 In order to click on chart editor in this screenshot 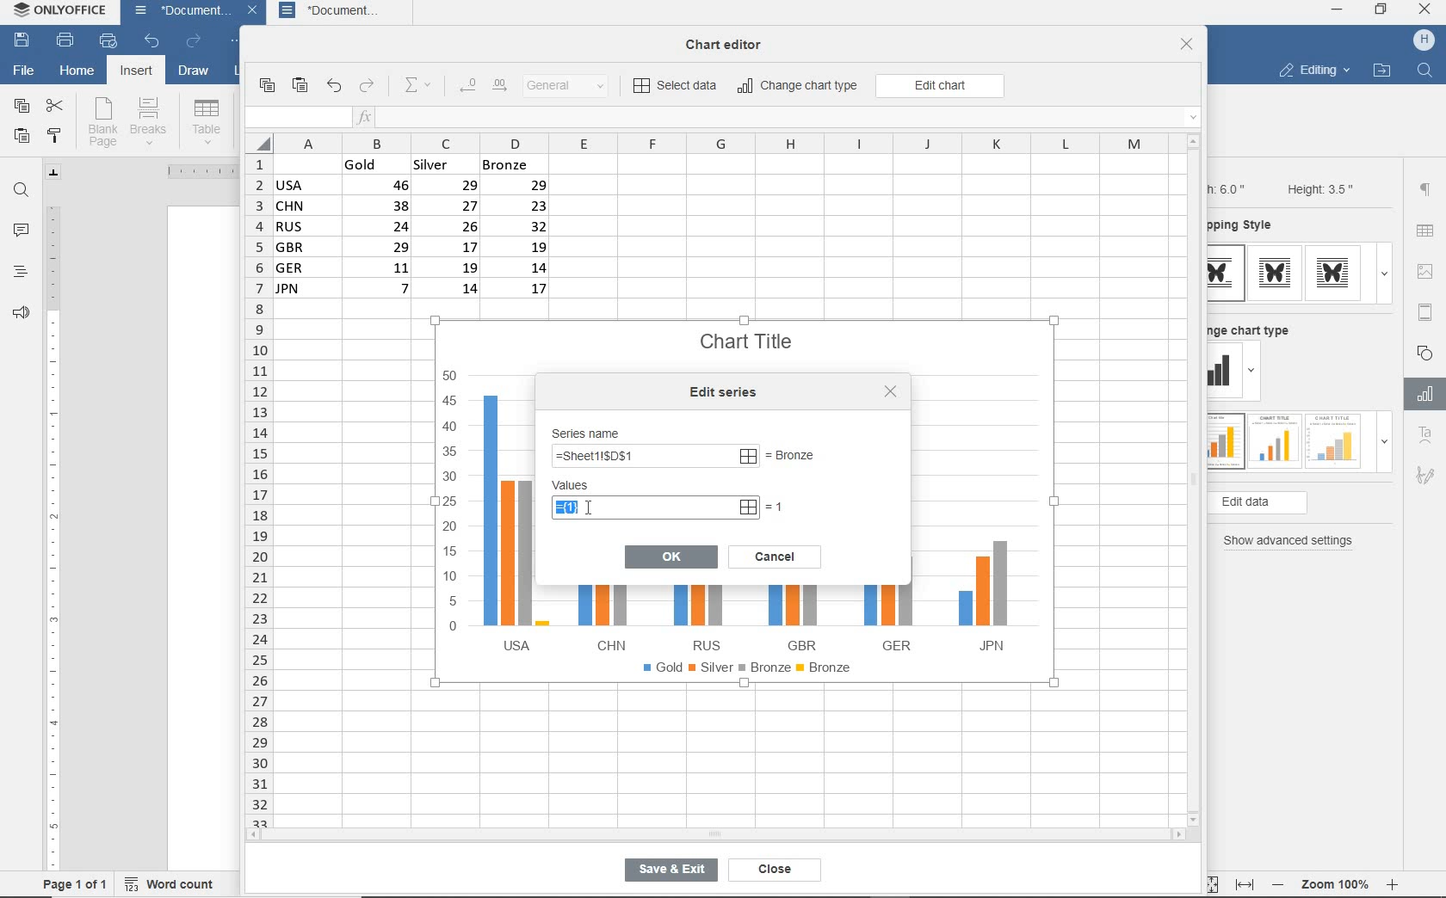, I will do `click(730, 40)`.